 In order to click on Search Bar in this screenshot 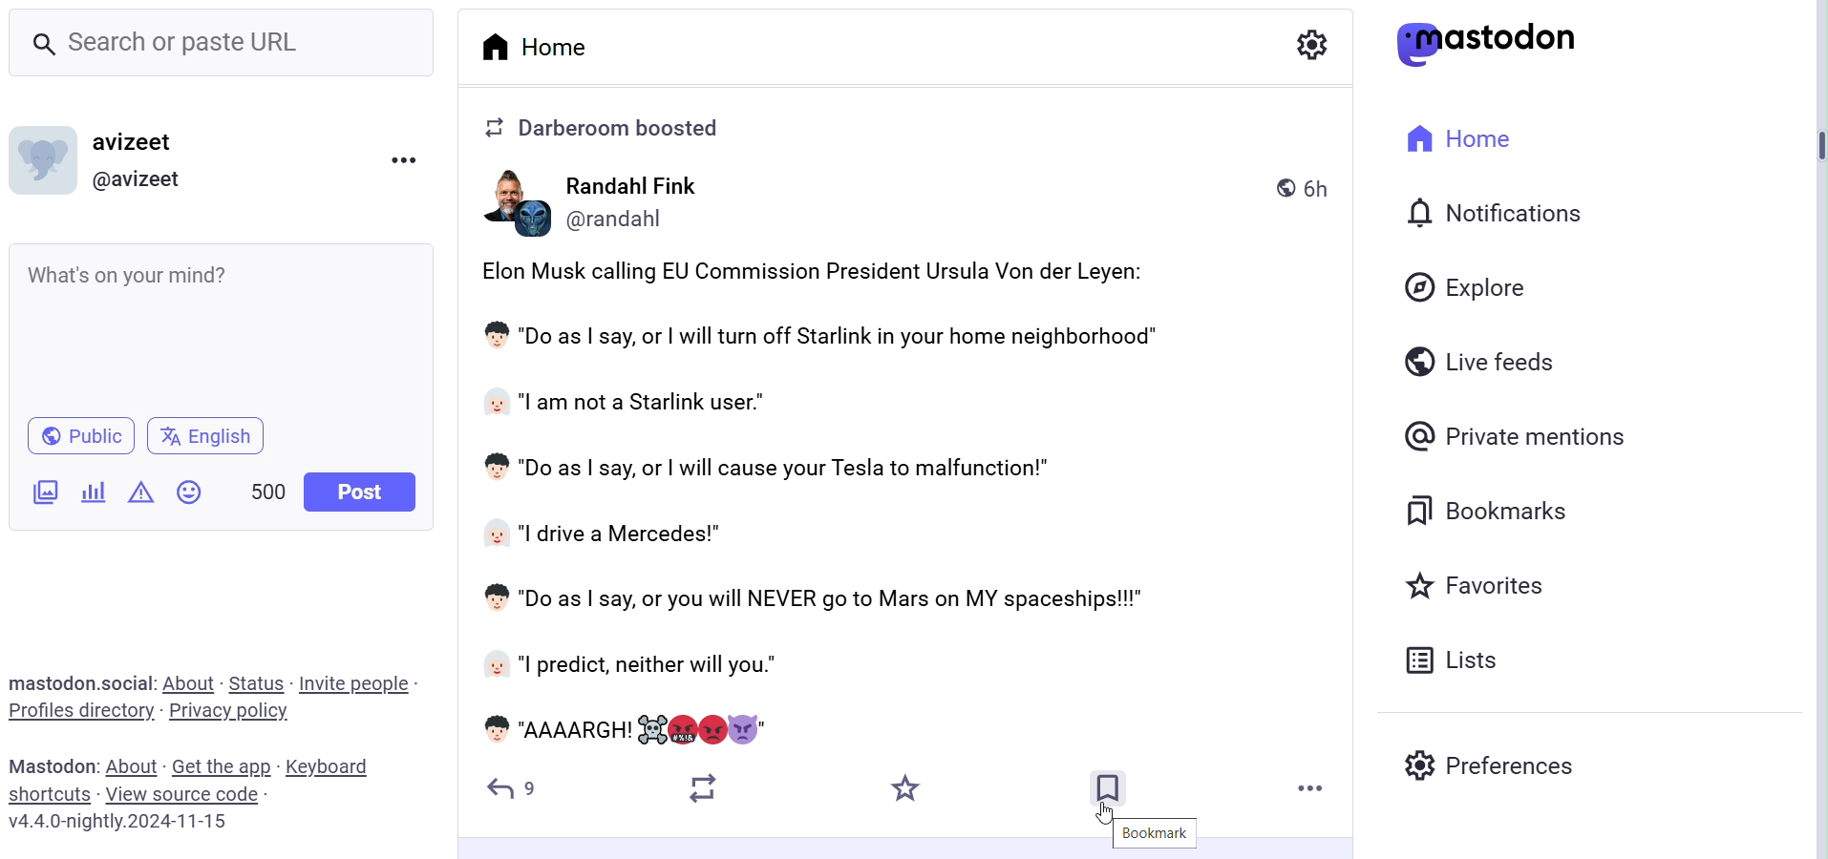, I will do `click(223, 41)`.